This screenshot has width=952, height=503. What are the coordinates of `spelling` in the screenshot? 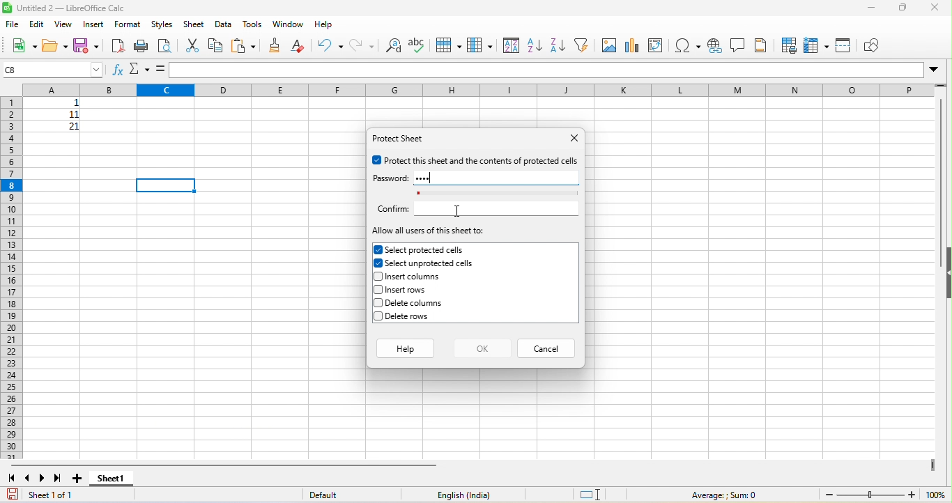 It's located at (417, 45).